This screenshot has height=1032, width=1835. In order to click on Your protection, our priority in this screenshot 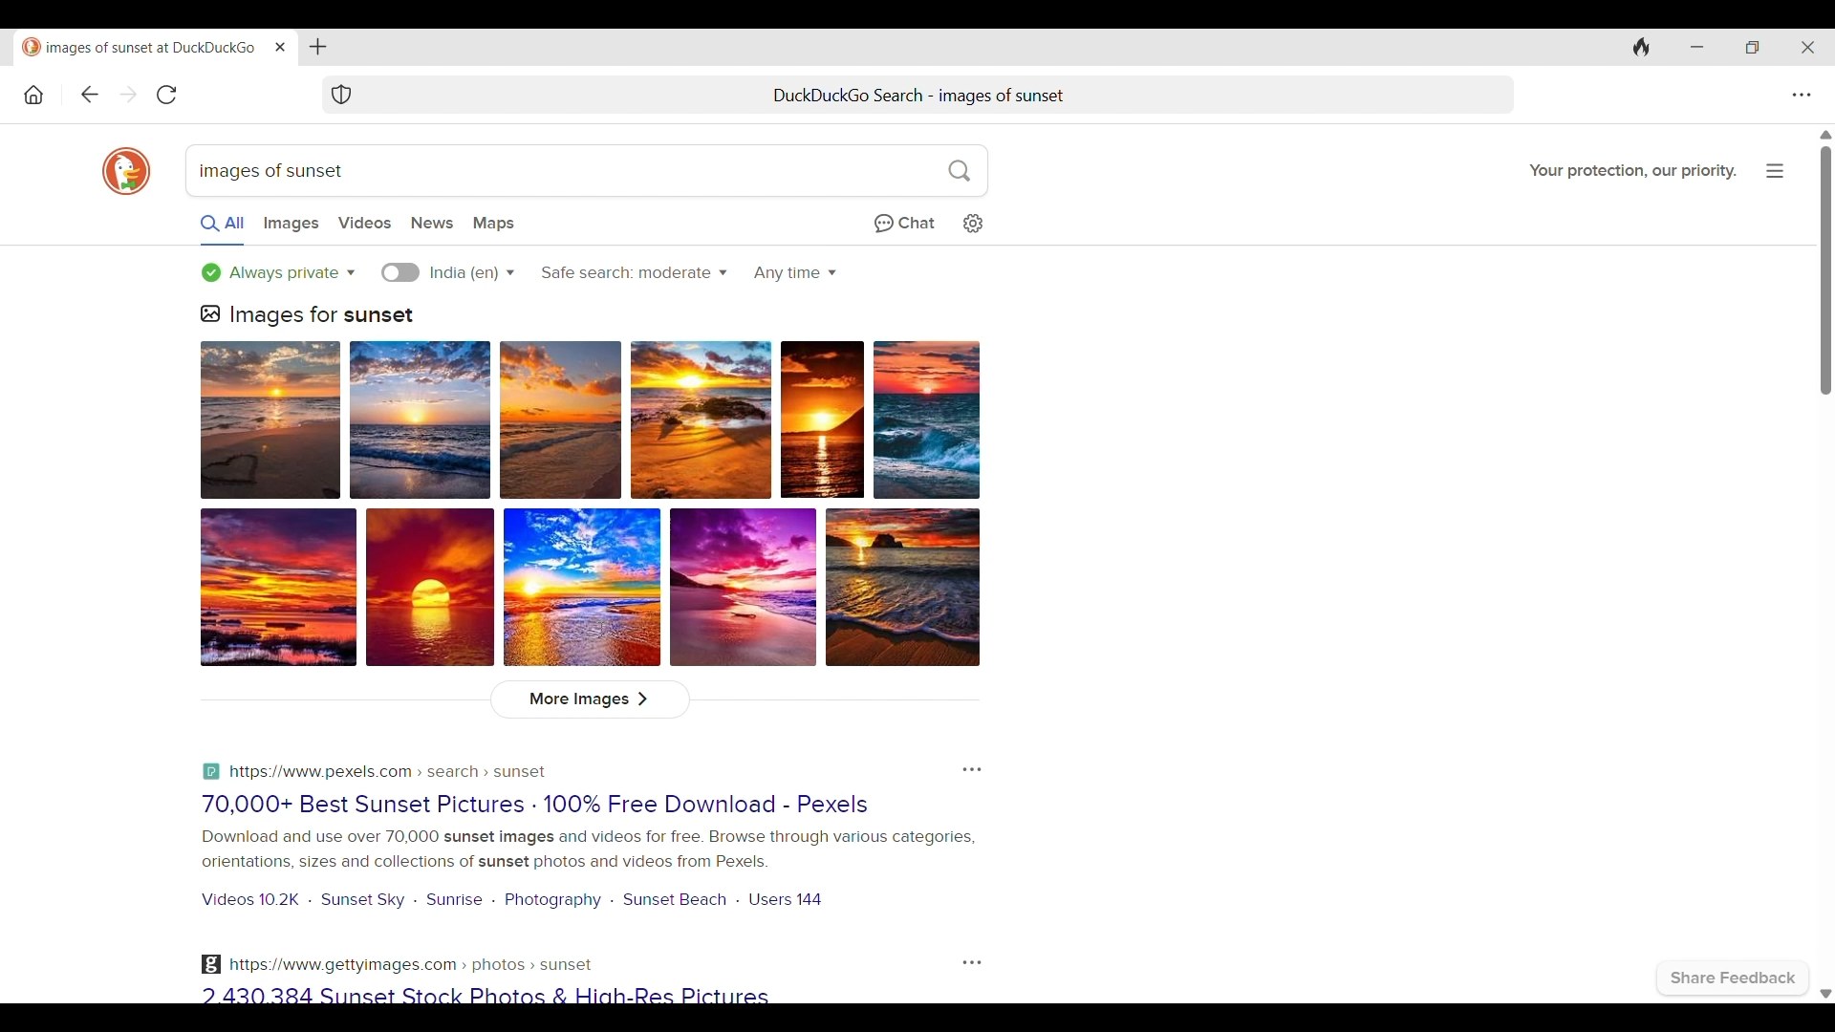, I will do `click(1633, 171)`.